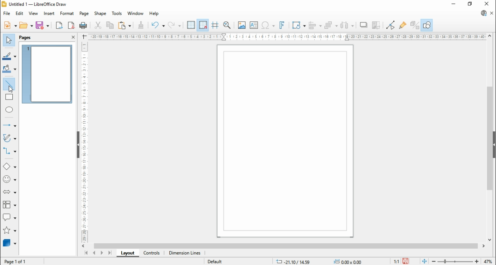 The image size is (496, 265). Describe the element at coordinates (9, 56) in the screenshot. I see `line color` at that location.